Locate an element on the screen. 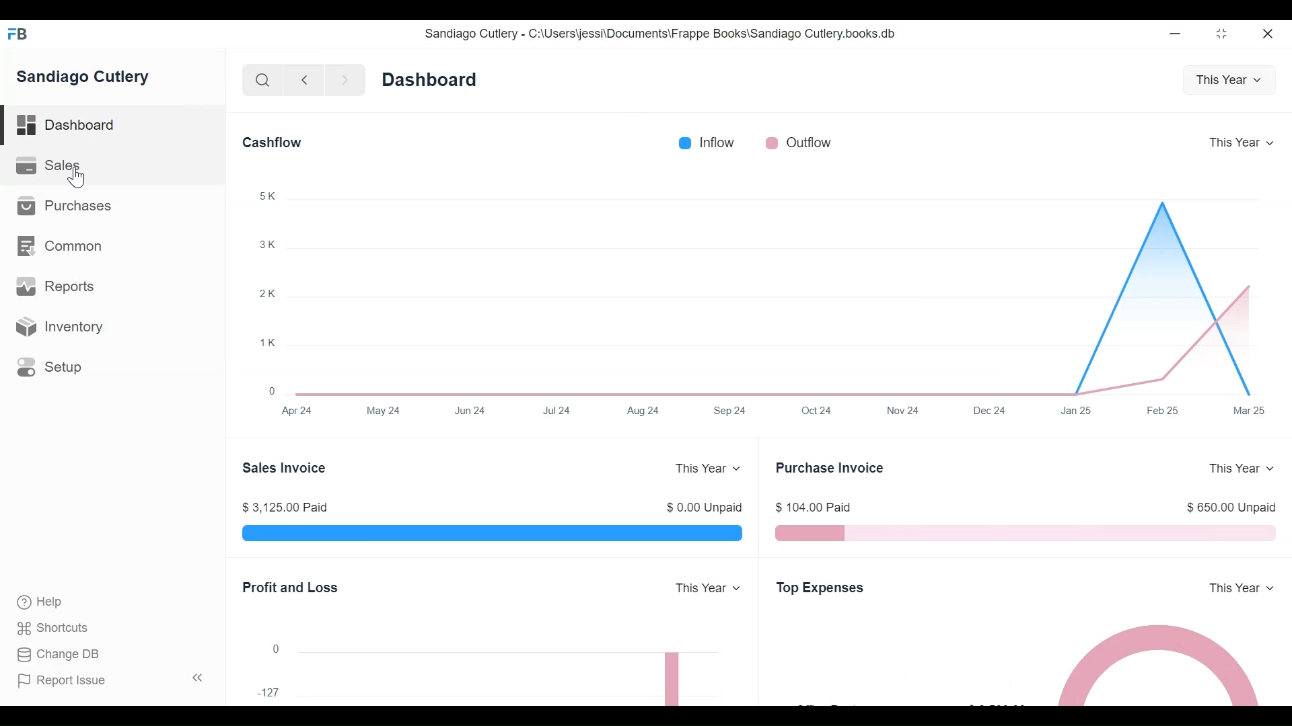  Bar  is located at coordinates (1025, 533).